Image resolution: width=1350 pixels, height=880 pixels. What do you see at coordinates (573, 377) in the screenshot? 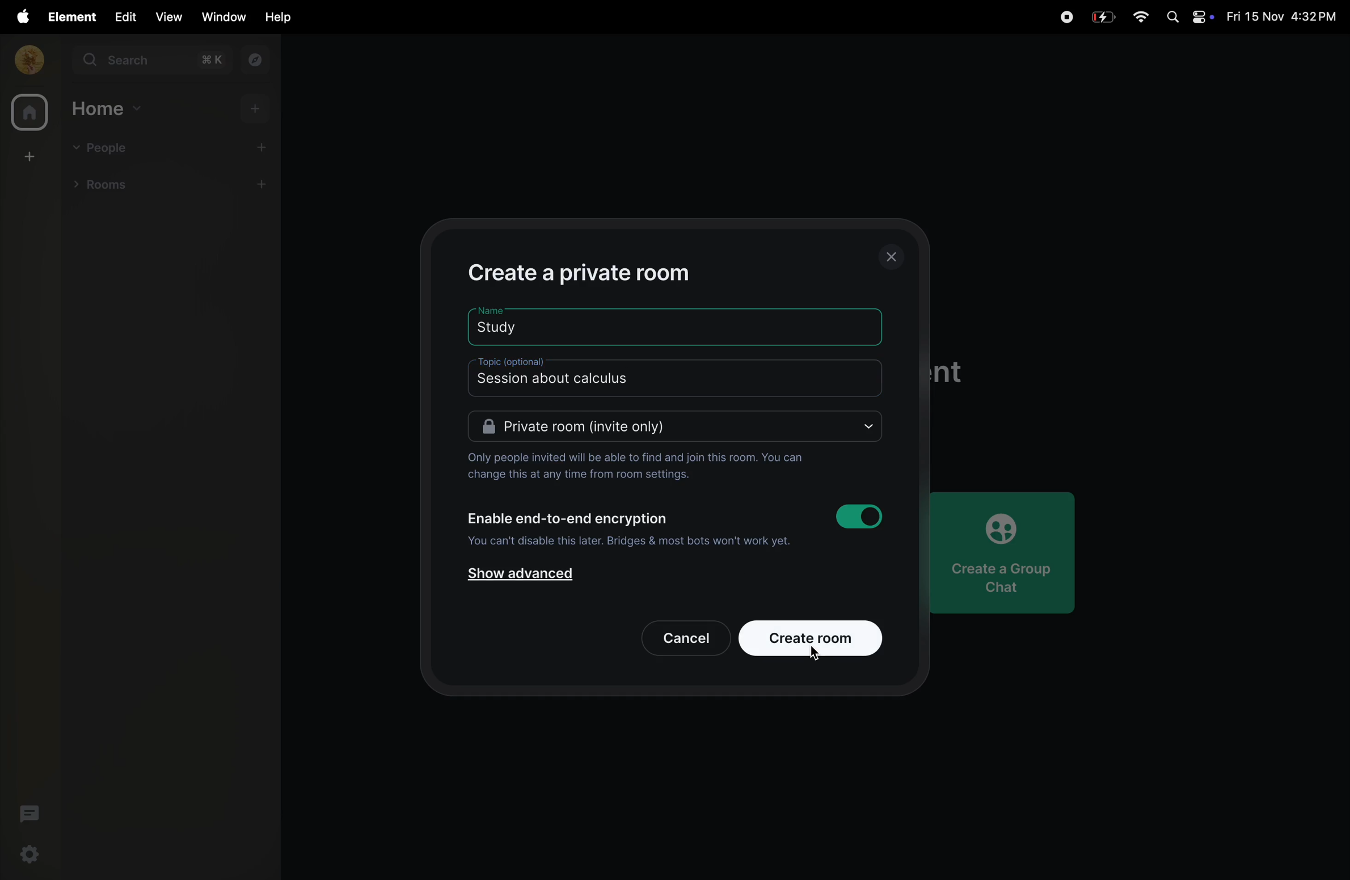
I see `description` at bounding box center [573, 377].